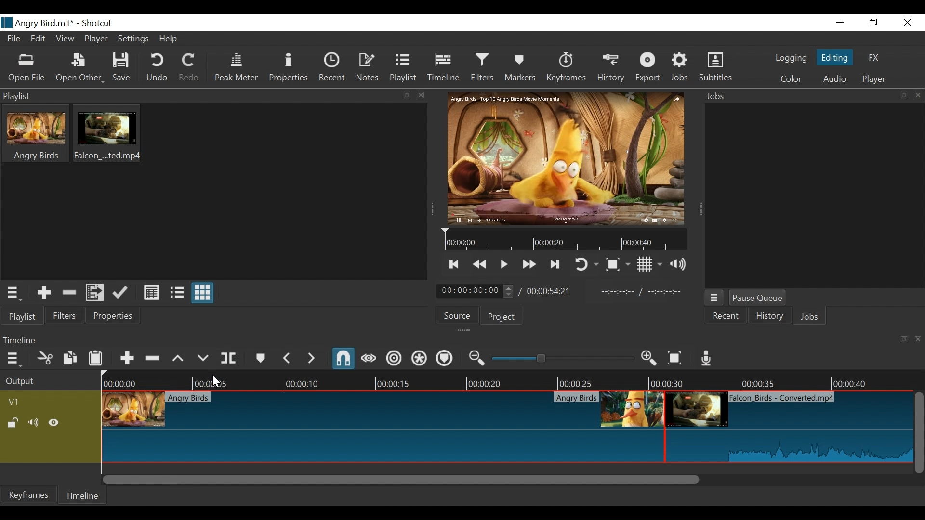 This screenshot has width=925, height=520. What do you see at coordinates (404, 68) in the screenshot?
I see `Playlist` at bounding box center [404, 68].